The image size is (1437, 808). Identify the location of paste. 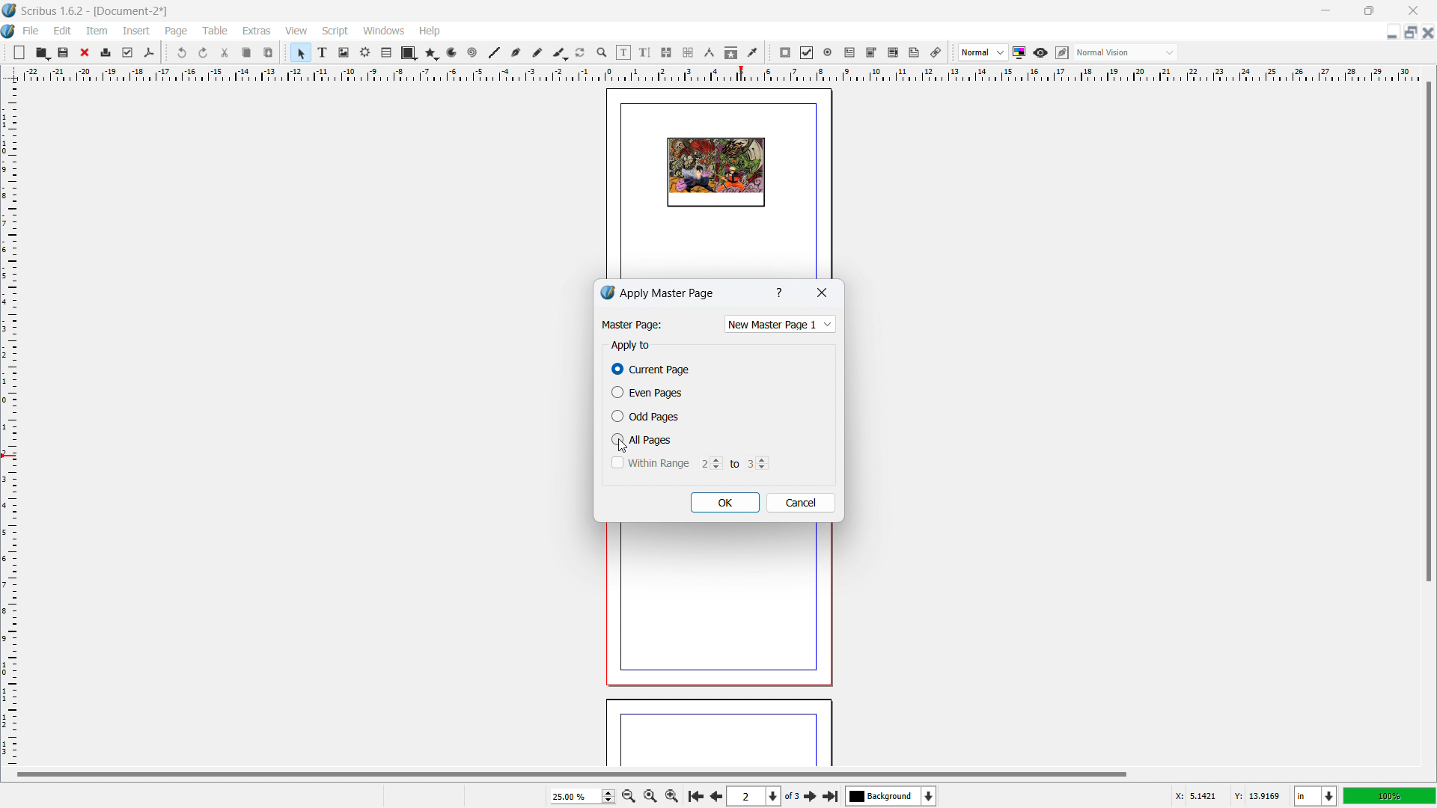
(269, 52).